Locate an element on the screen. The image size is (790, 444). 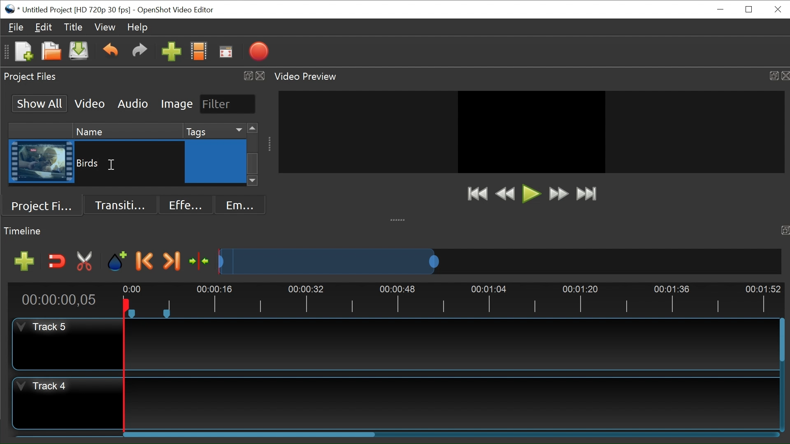
close is located at coordinates (778, 9).